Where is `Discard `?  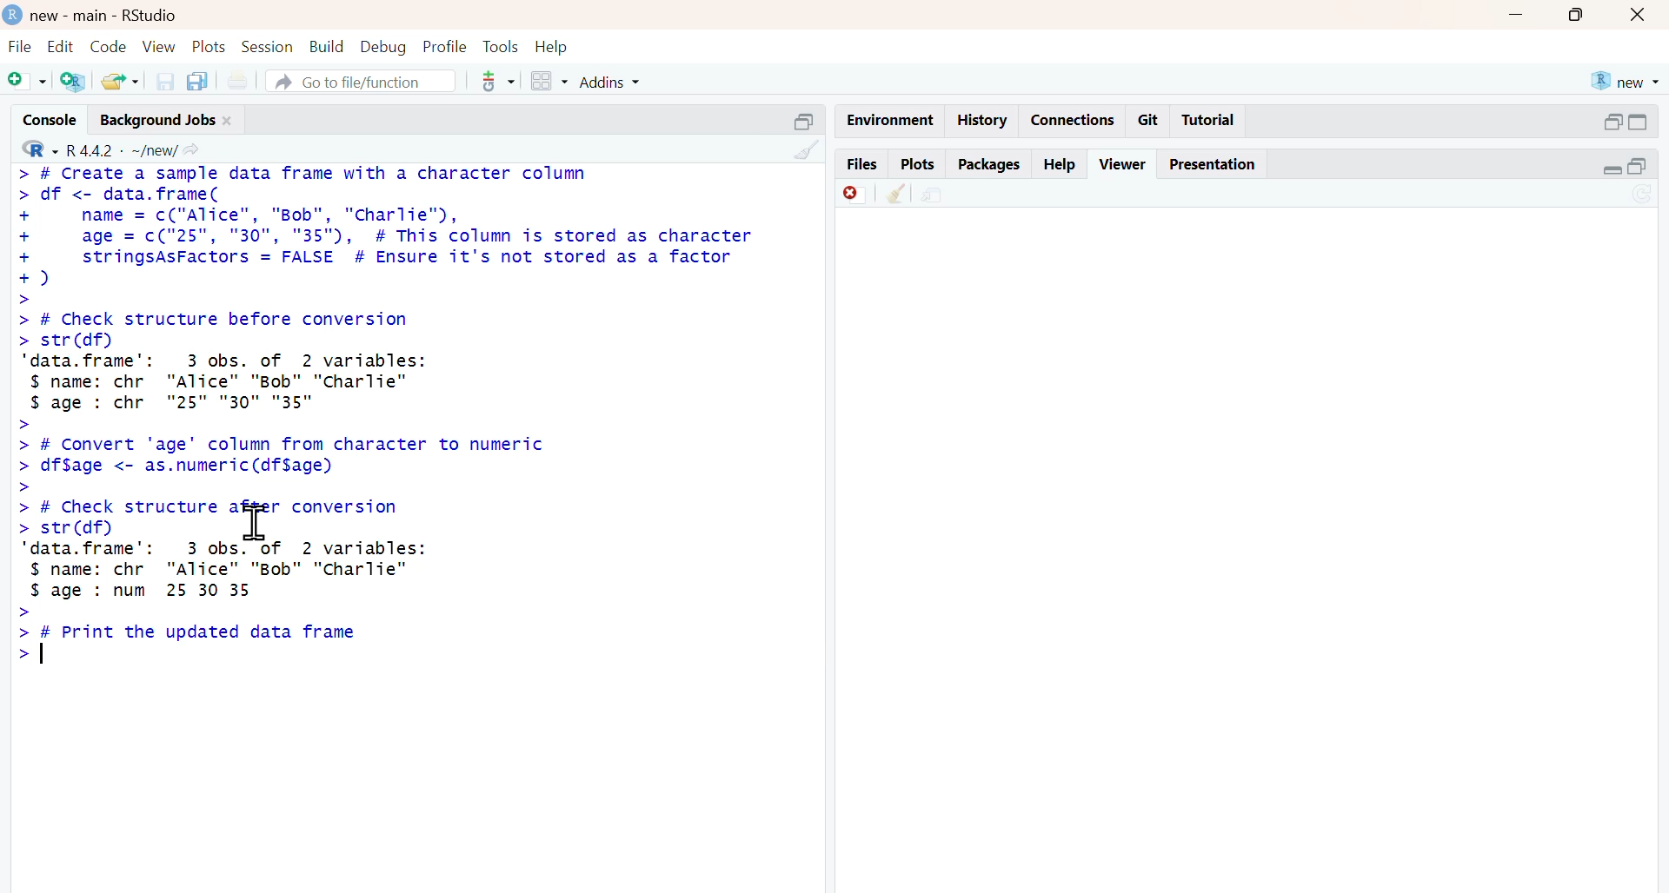
Discard  is located at coordinates (855, 194).